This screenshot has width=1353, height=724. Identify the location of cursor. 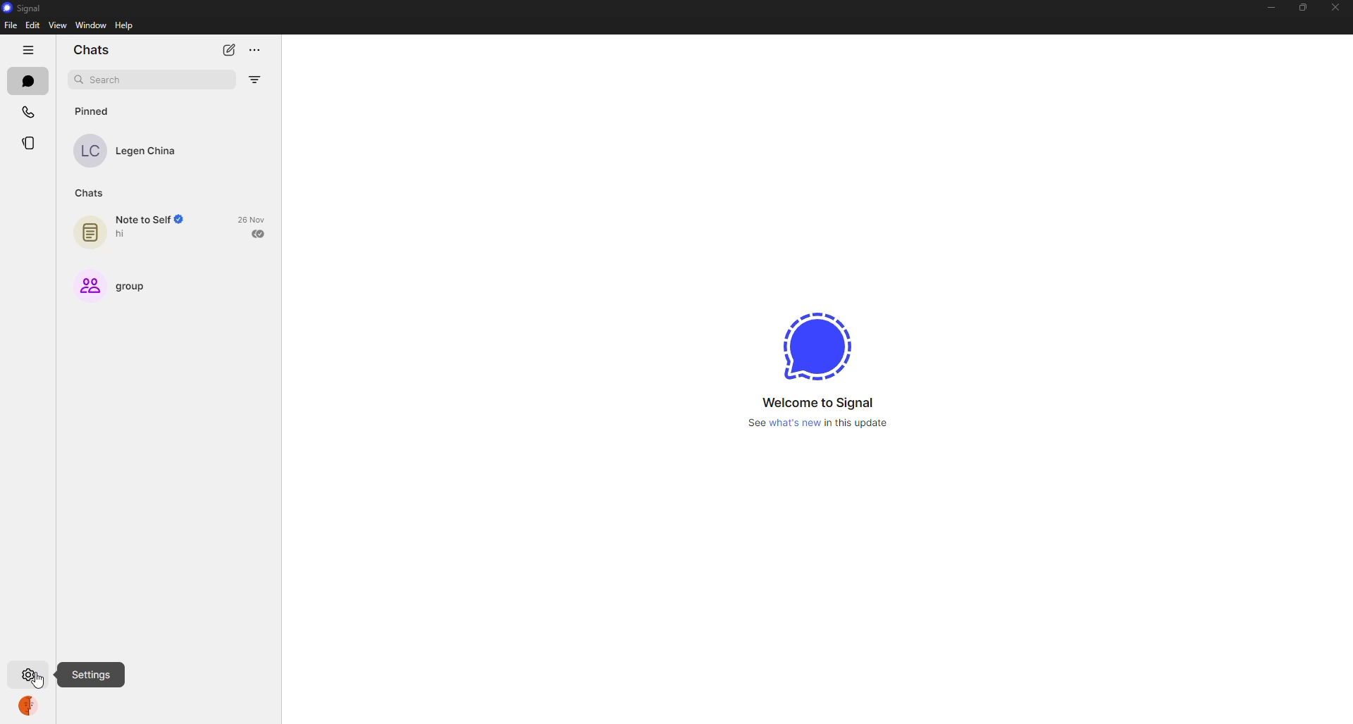
(40, 682).